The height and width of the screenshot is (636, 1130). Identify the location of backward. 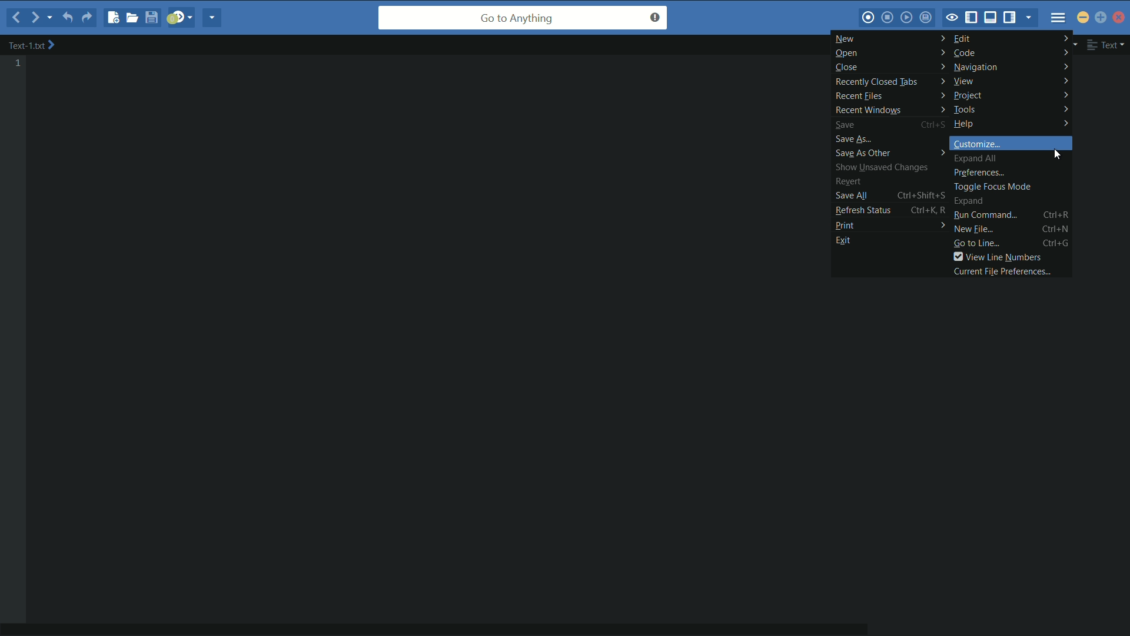
(14, 17).